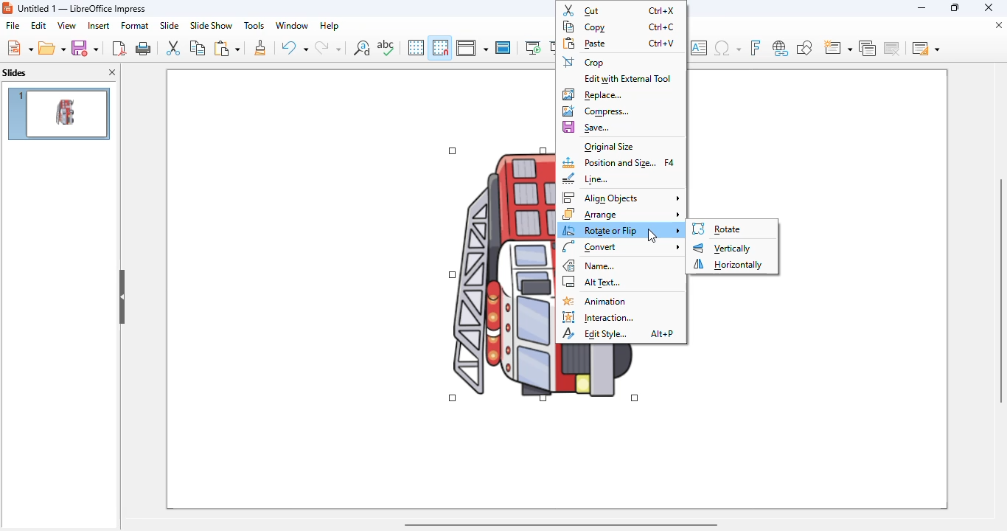 The width and height of the screenshot is (1007, 531). I want to click on edit style, so click(619, 334).